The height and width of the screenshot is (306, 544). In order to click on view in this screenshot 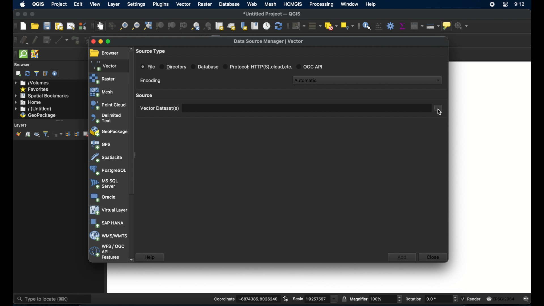, I will do `click(95, 4)`.